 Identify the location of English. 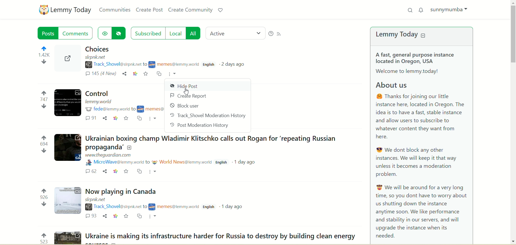
(210, 207).